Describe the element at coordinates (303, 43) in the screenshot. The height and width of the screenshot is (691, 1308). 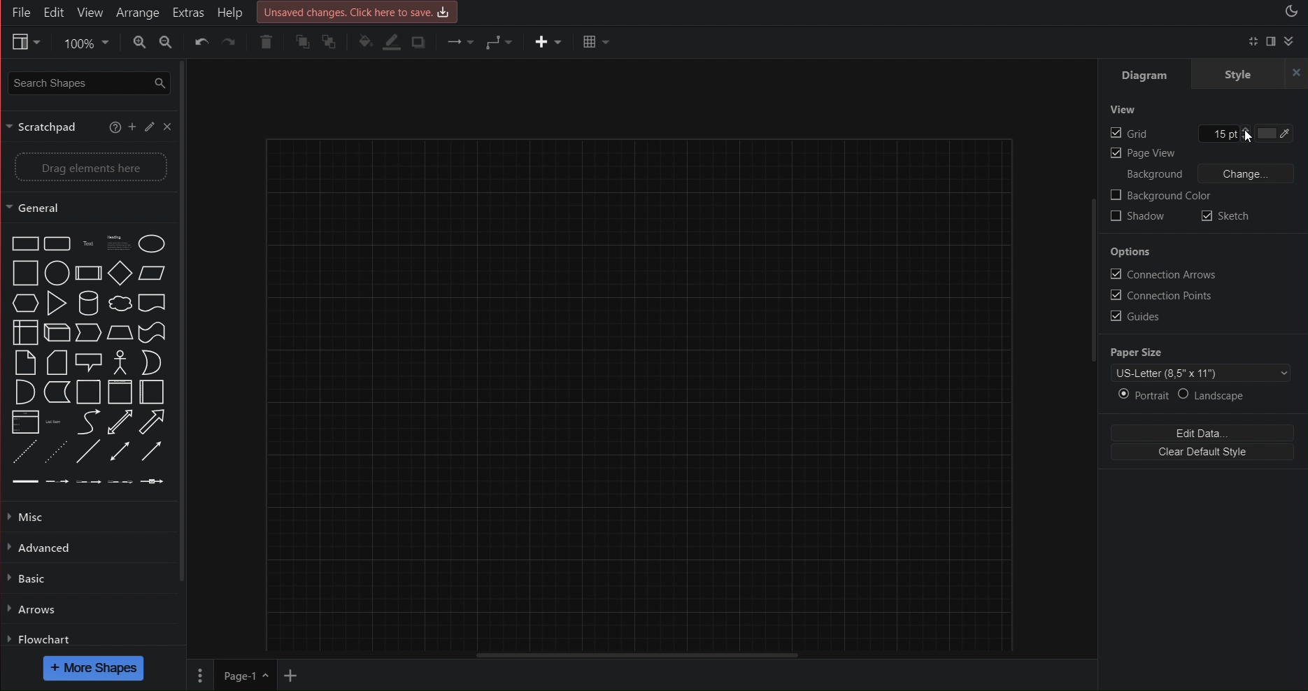
I see `Send Front` at that location.